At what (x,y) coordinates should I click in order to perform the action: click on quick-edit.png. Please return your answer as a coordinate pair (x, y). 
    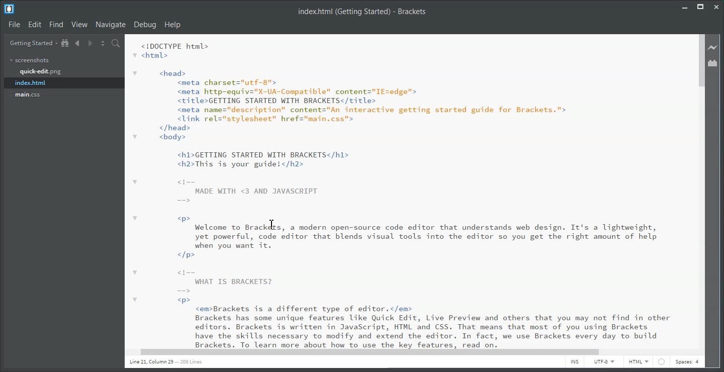
    Looking at the image, I should click on (40, 72).